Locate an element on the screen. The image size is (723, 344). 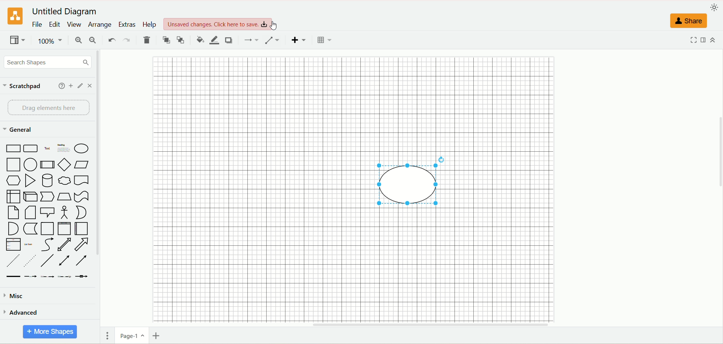
logo is located at coordinates (13, 17).